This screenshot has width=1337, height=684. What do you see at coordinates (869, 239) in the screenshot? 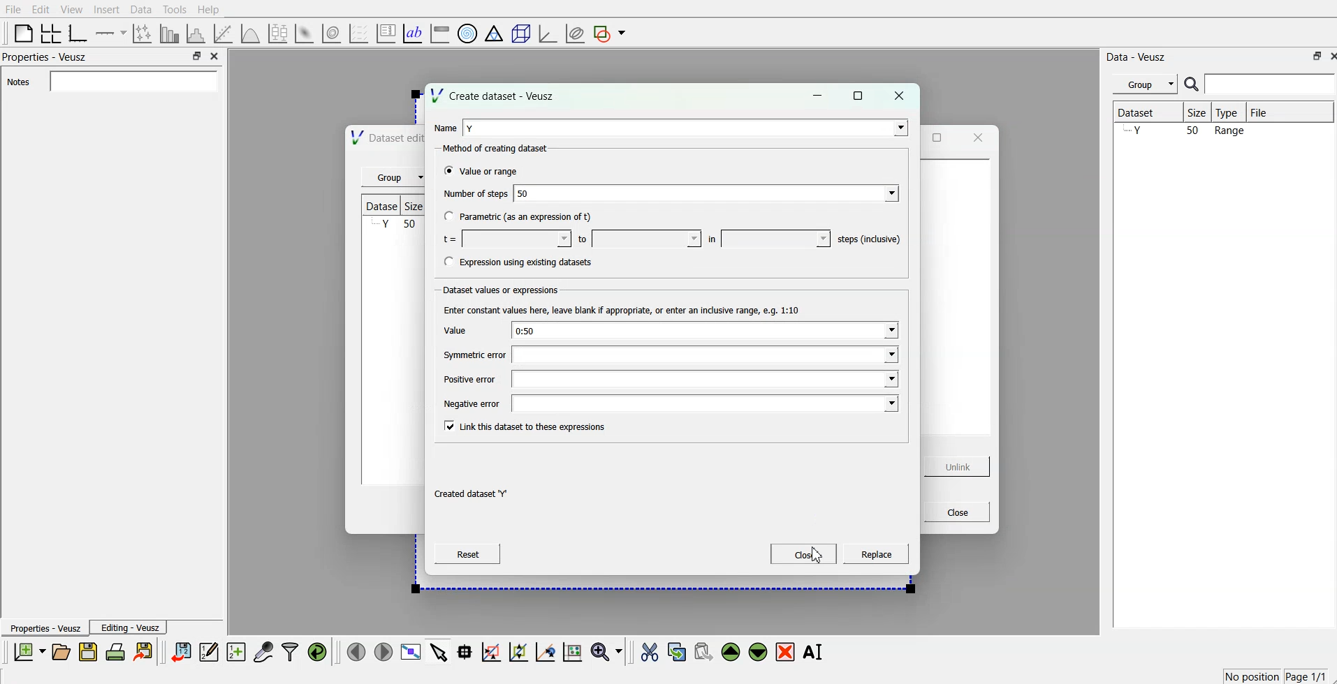
I see `‘steps (inclusive)` at bounding box center [869, 239].